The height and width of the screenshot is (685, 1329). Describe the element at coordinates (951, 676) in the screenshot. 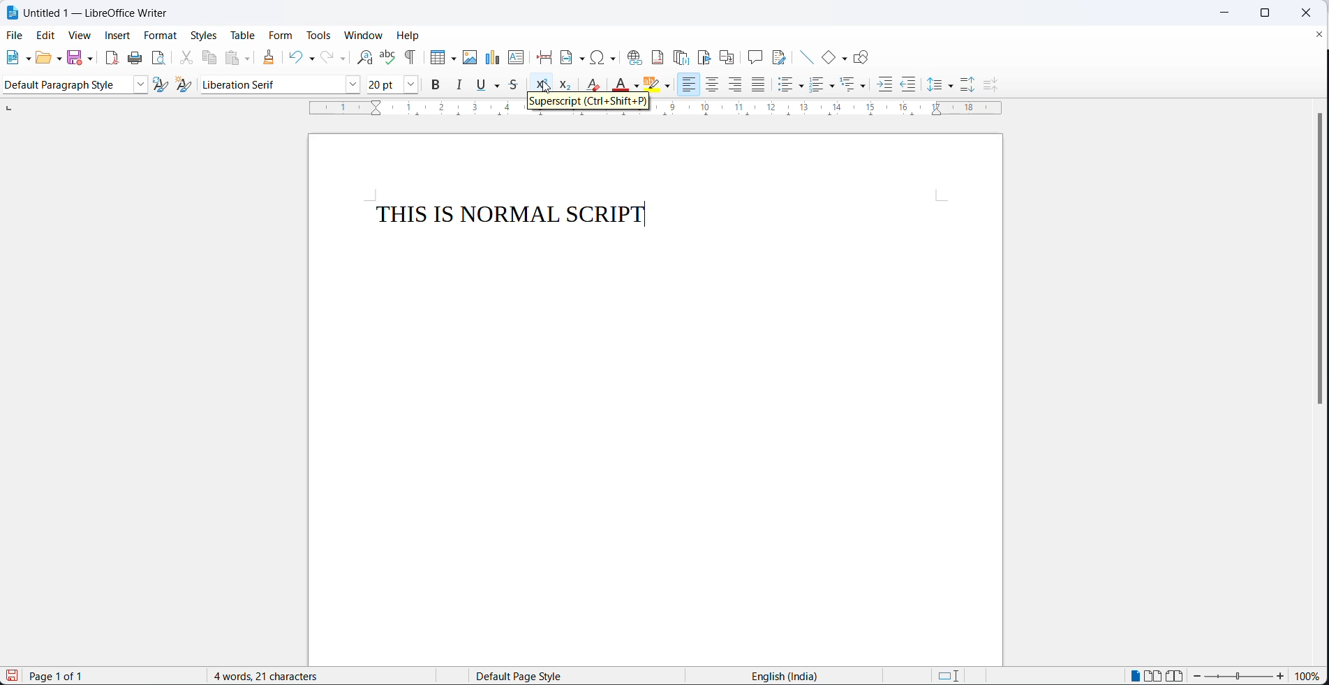

I see `standard selection` at that location.